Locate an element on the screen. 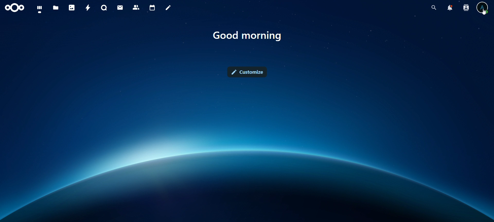 The width and height of the screenshot is (494, 222). files is located at coordinates (56, 8).